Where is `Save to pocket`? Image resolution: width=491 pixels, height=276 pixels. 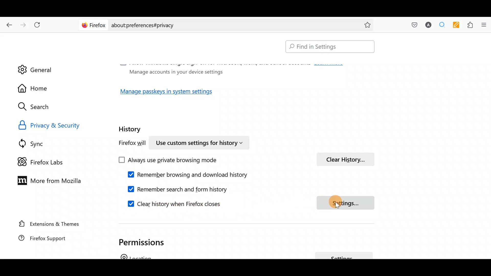 Save to pocket is located at coordinates (412, 25).